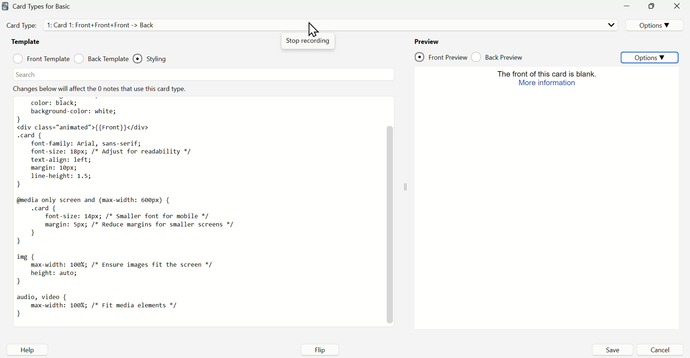  What do you see at coordinates (629, 8) in the screenshot?
I see `minimise` at bounding box center [629, 8].